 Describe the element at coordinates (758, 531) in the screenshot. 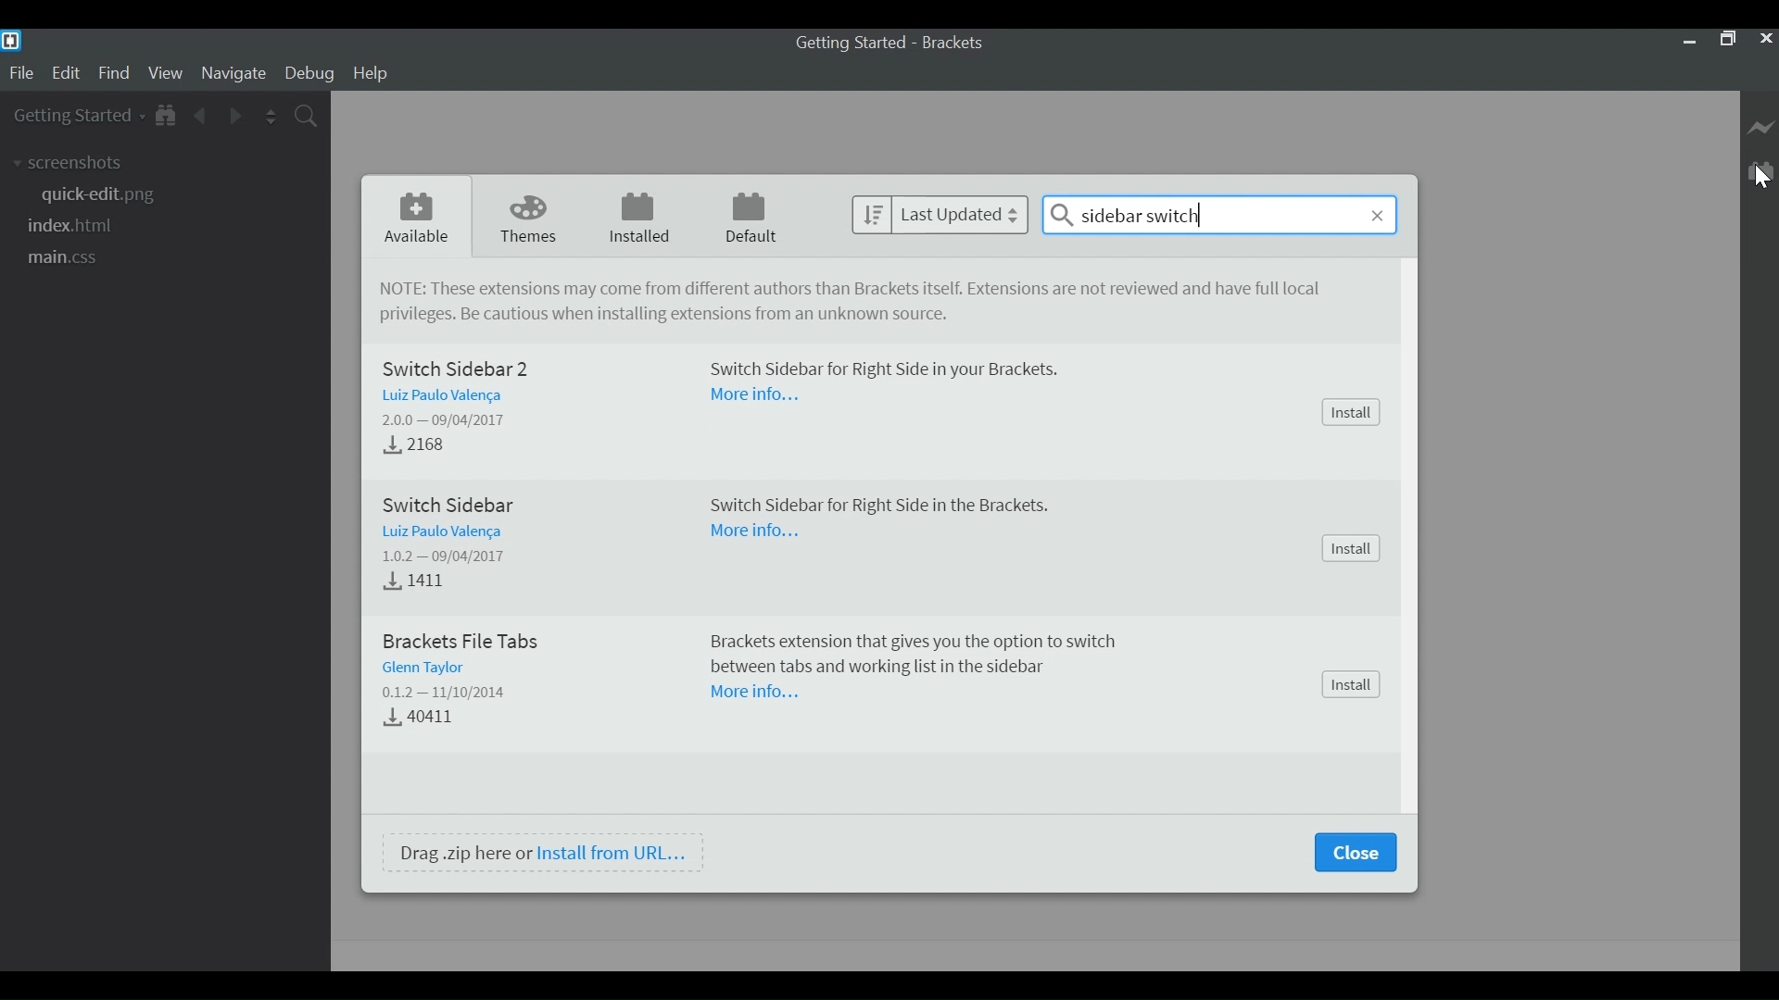

I see `More Information` at that location.